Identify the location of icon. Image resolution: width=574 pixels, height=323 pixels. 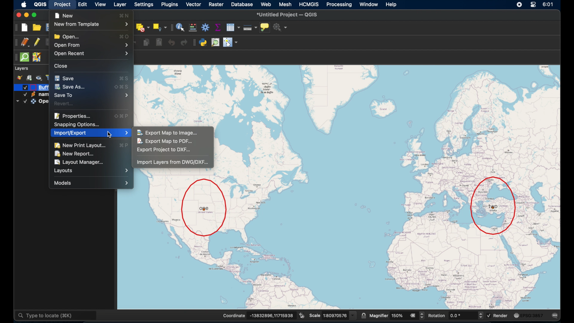
(33, 101).